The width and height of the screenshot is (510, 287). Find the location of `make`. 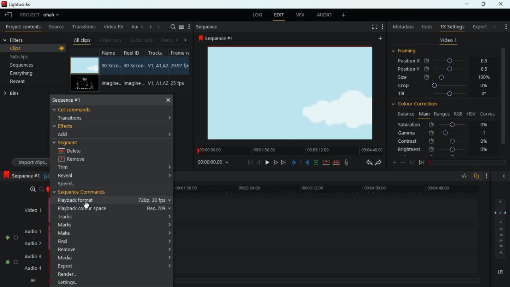

make is located at coordinates (114, 233).